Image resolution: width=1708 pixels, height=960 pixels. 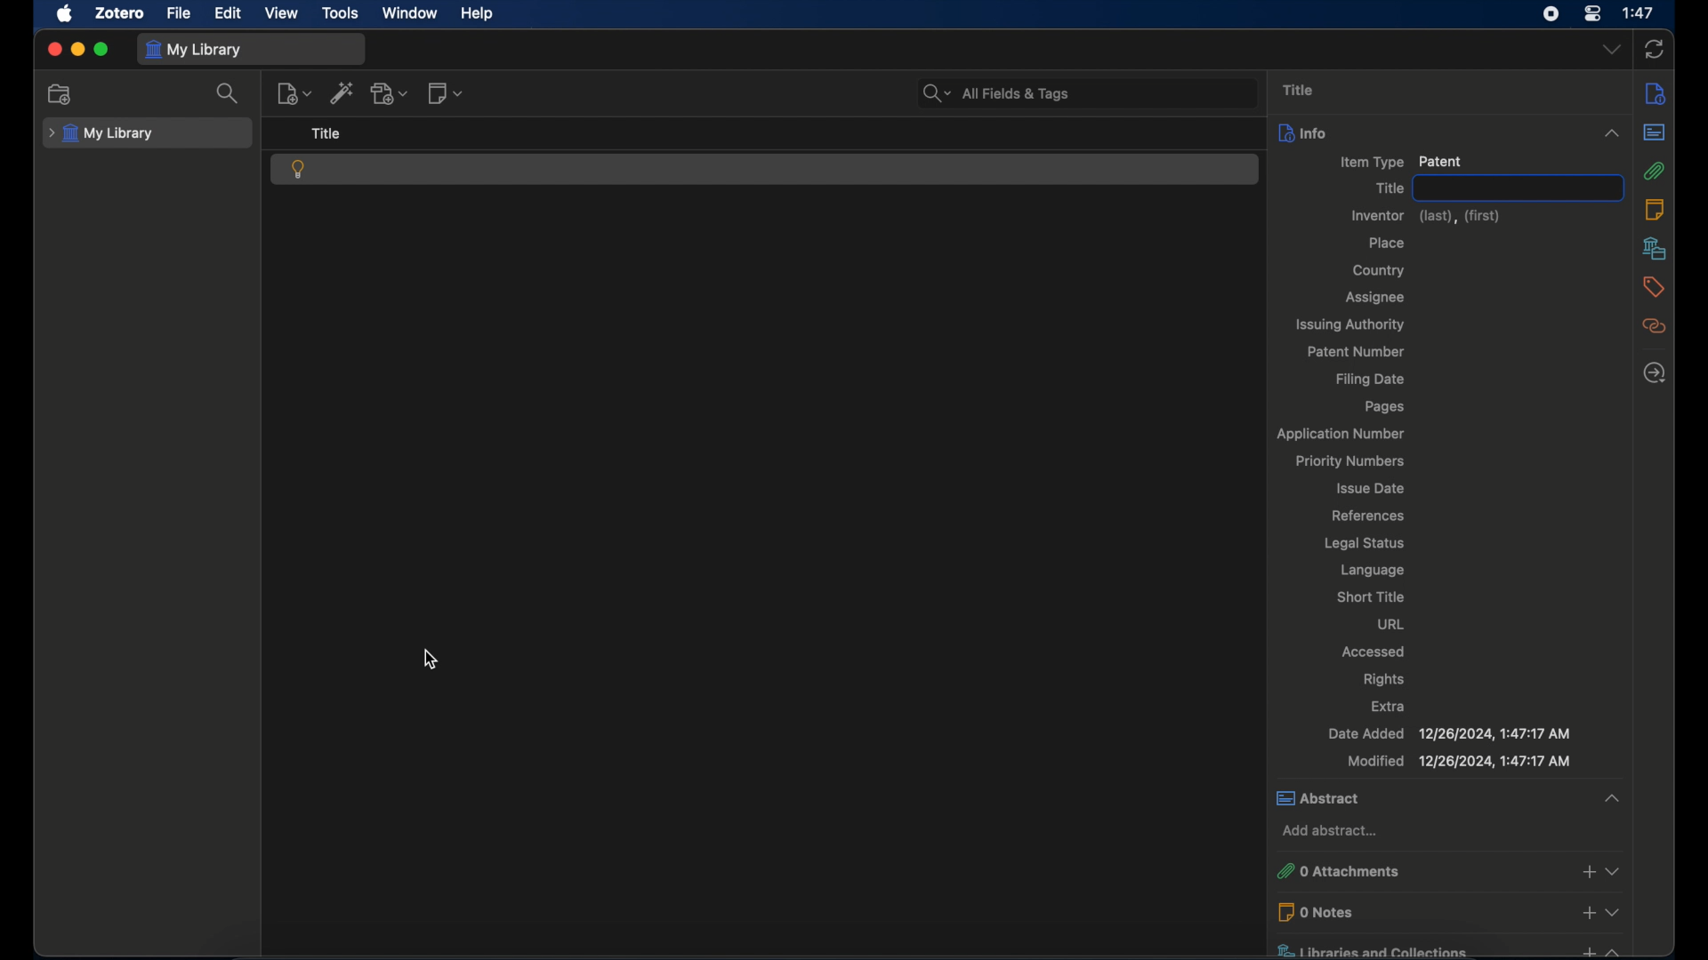 What do you see at coordinates (1339, 436) in the screenshot?
I see `application number` at bounding box center [1339, 436].